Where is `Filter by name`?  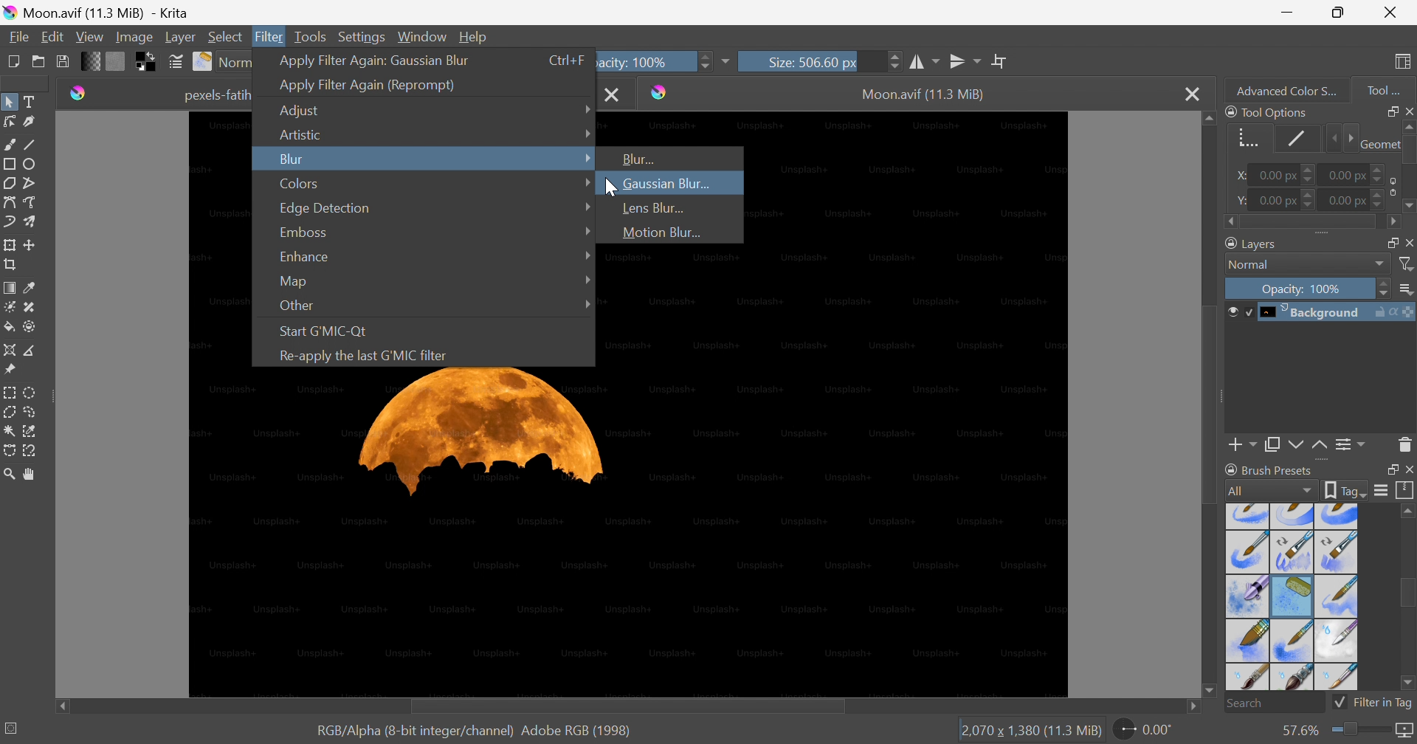 Filter by name is located at coordinates (1407, 263).